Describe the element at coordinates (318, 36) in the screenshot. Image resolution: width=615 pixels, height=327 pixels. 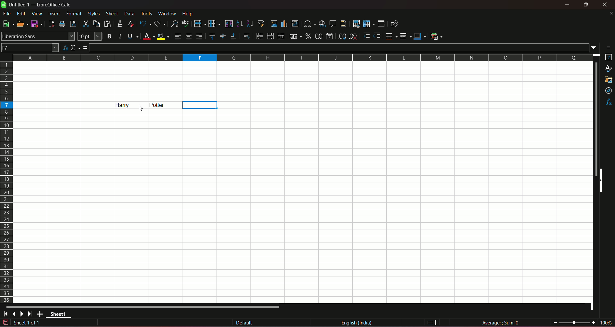
I see `format as number` at that location.